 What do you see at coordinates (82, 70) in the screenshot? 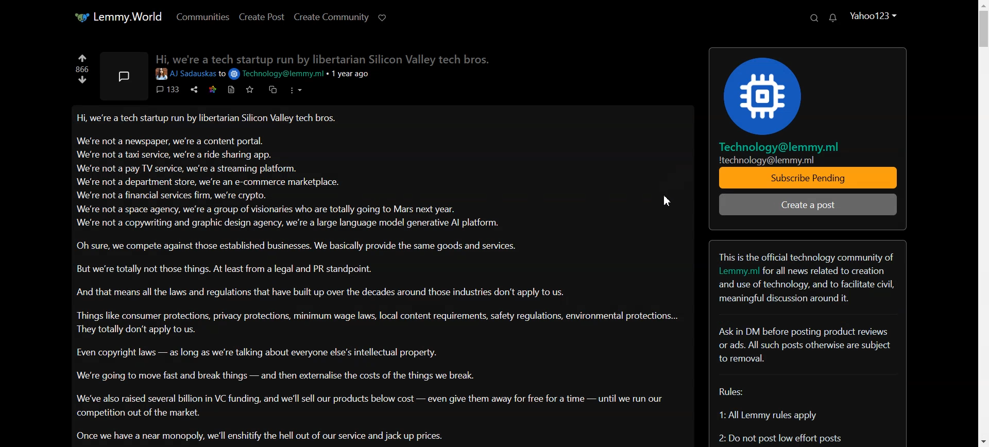
I see `866` at bounding box center [82, 70].